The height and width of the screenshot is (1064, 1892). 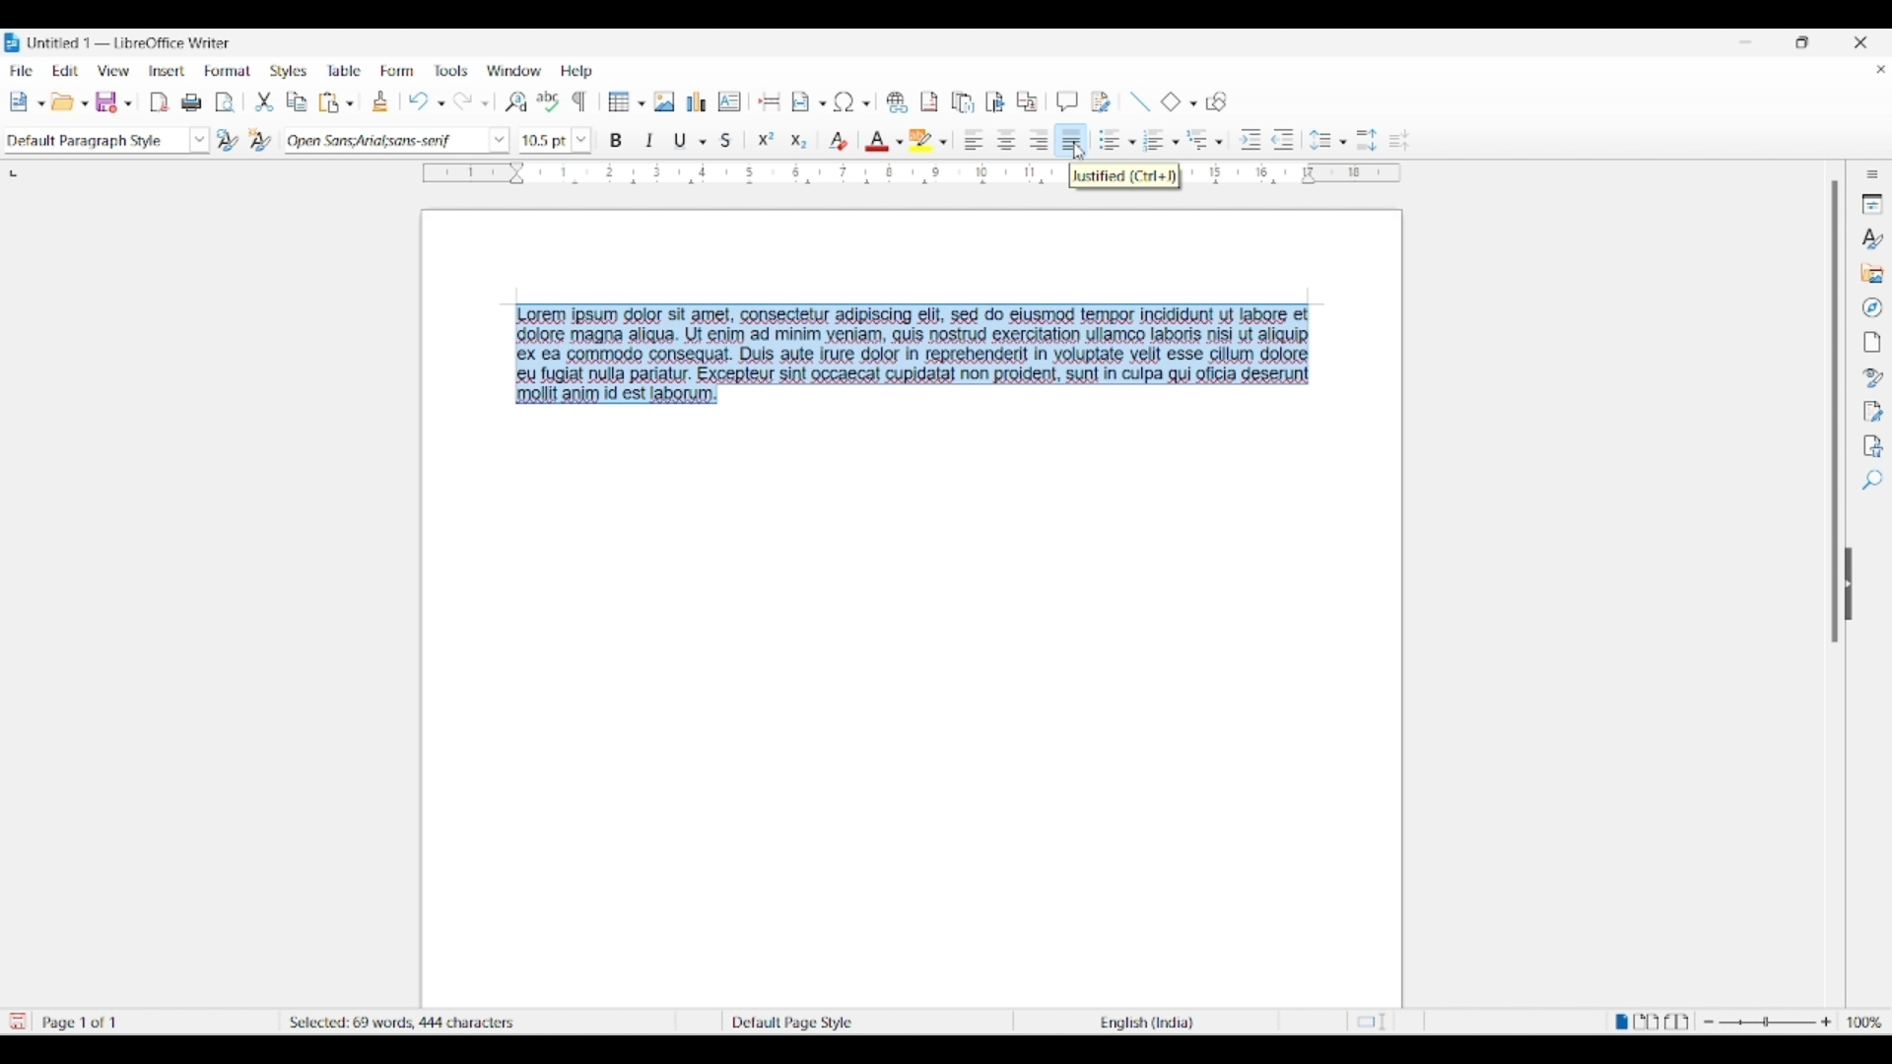 I want to click on Spell check, so click(x=549, y=101).